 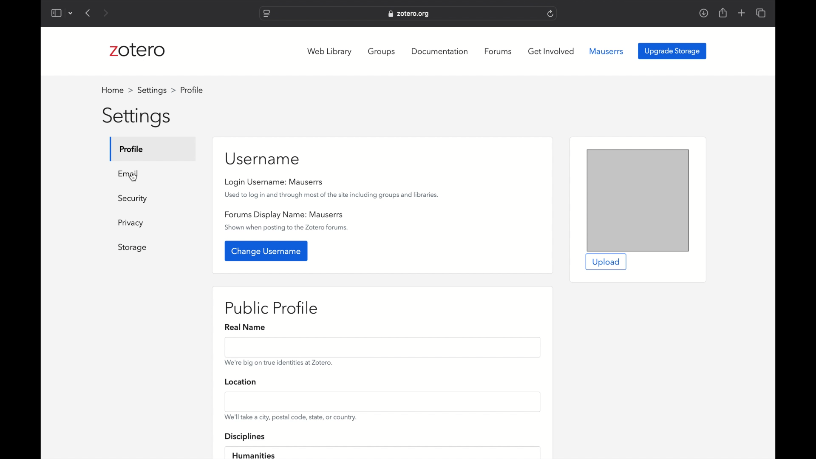 I want to click on profile, so click(x=132, y=149).